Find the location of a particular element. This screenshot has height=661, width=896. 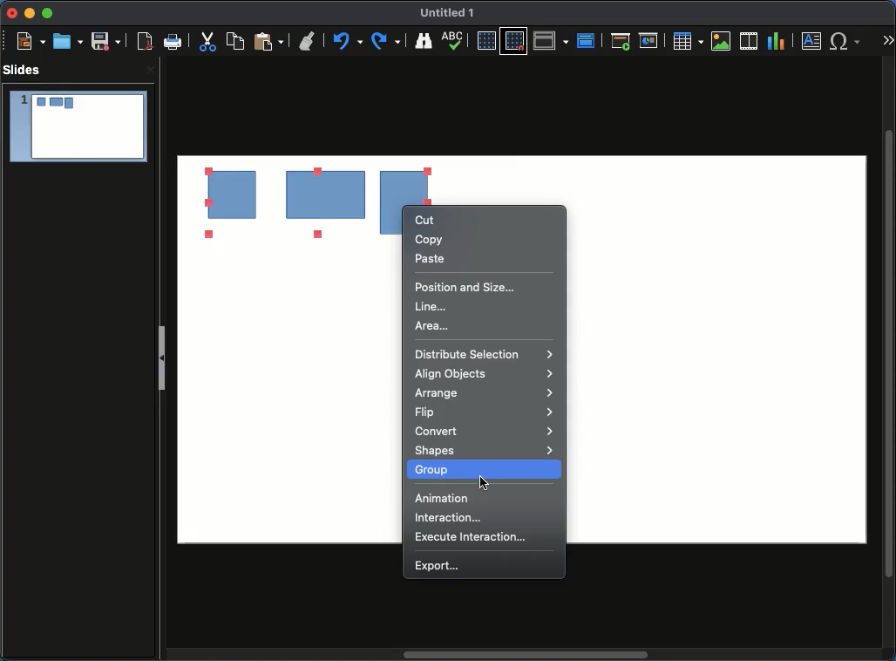

Convert is located at coordinates (485, 433).